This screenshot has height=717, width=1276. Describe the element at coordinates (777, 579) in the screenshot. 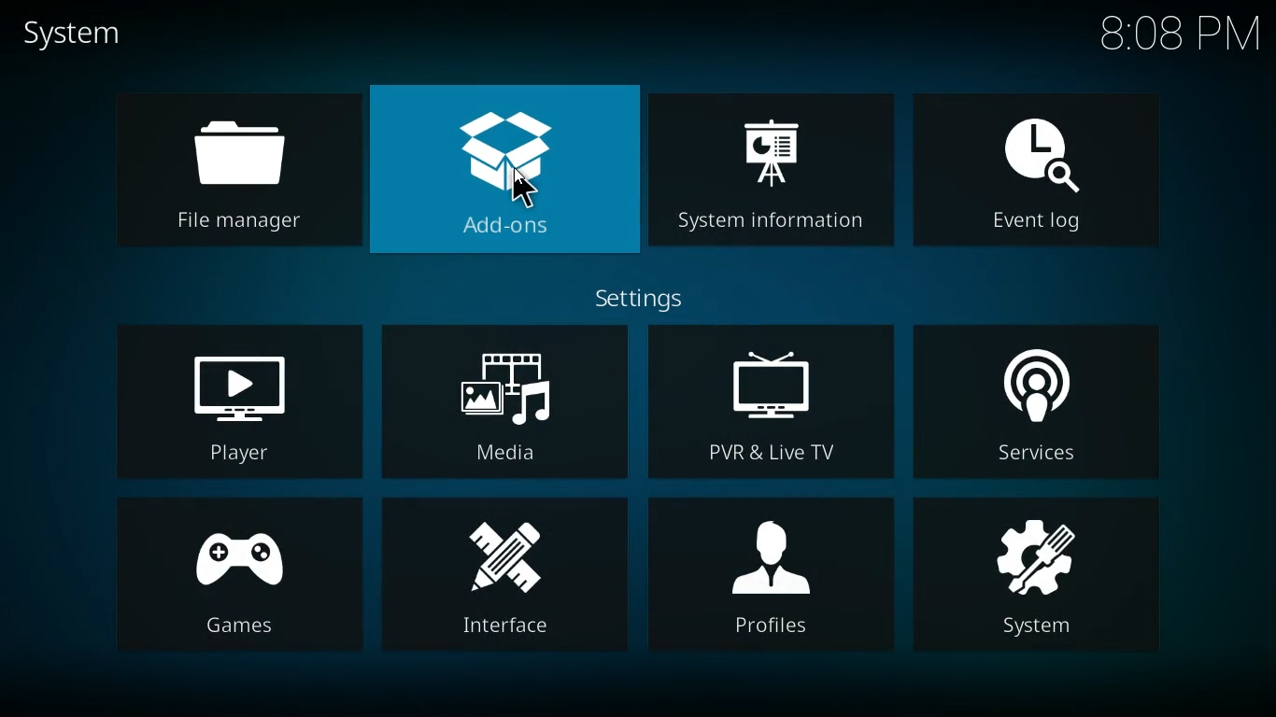

I see `profiles` at that location.